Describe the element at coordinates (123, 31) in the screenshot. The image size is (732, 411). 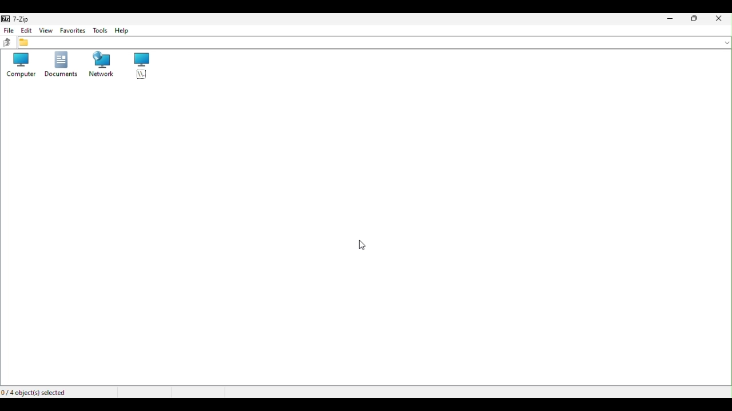
I see `help` at that location.